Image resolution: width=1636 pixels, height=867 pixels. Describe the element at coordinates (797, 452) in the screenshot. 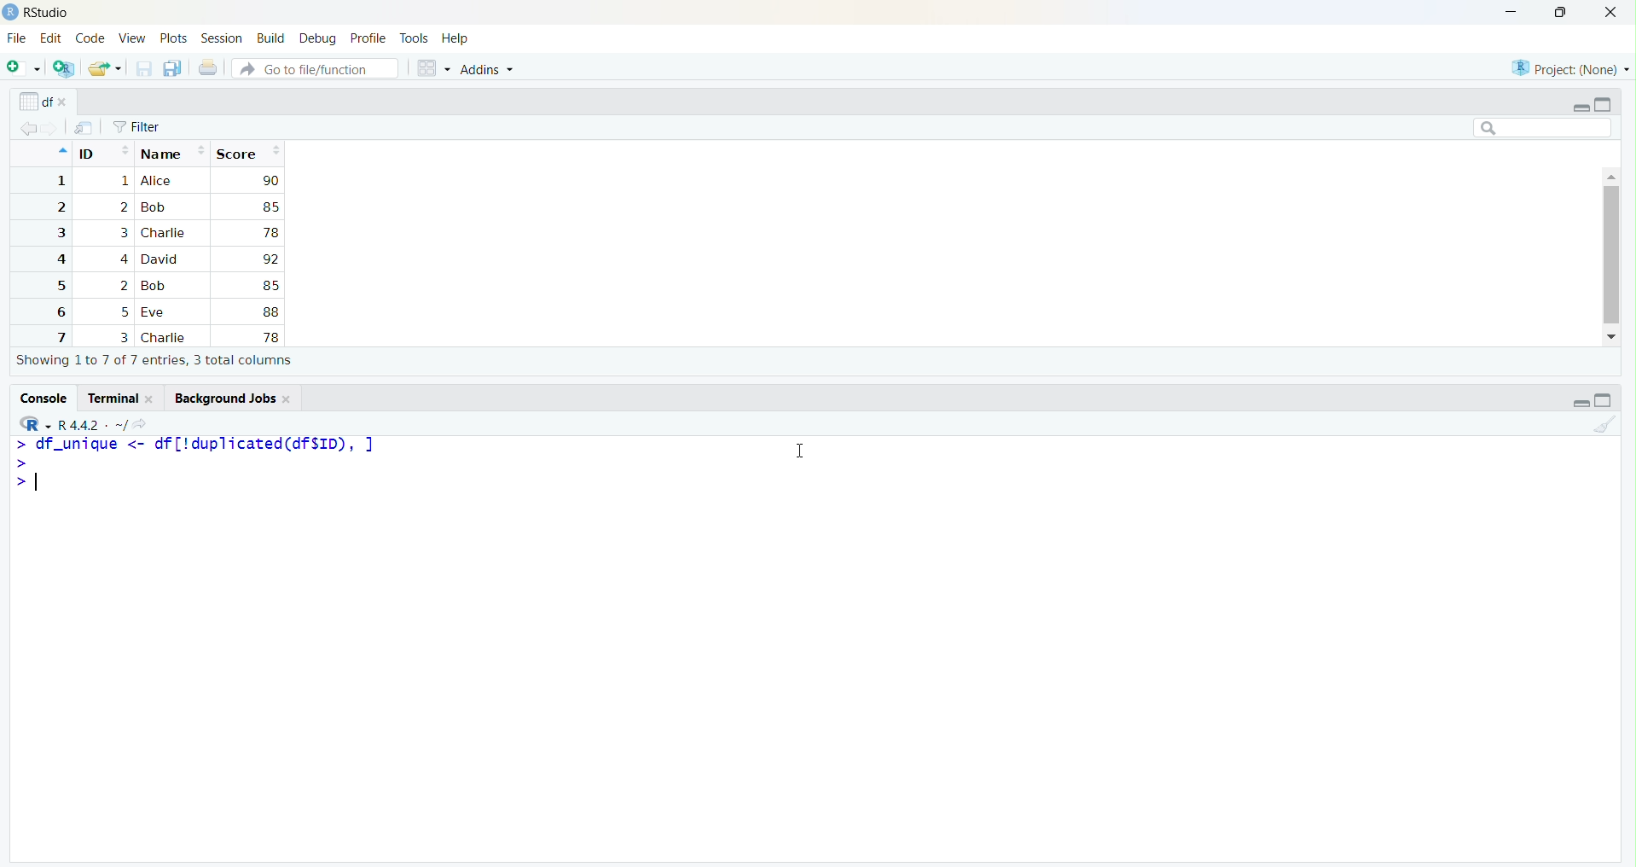

I see `cursor` at that location.